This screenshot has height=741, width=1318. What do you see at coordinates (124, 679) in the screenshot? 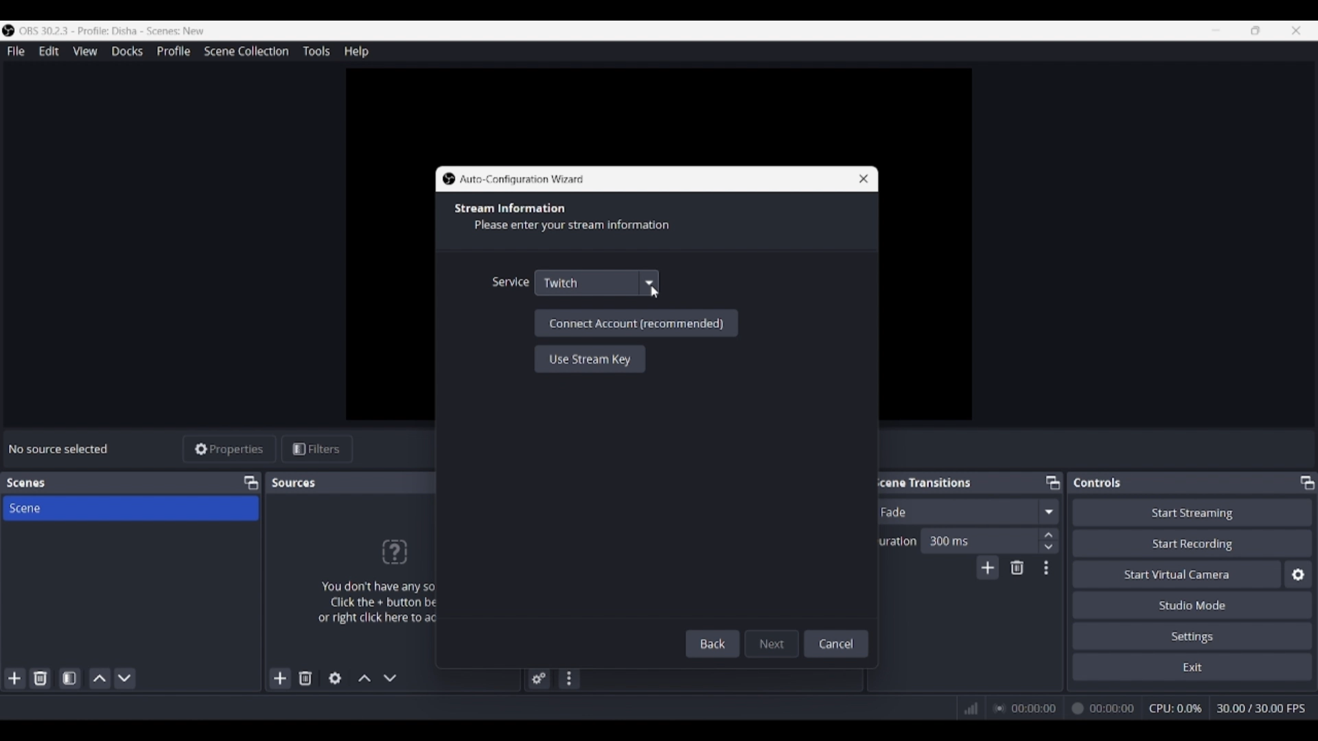
I see `Move scene down` at bounding box center [124, 679].